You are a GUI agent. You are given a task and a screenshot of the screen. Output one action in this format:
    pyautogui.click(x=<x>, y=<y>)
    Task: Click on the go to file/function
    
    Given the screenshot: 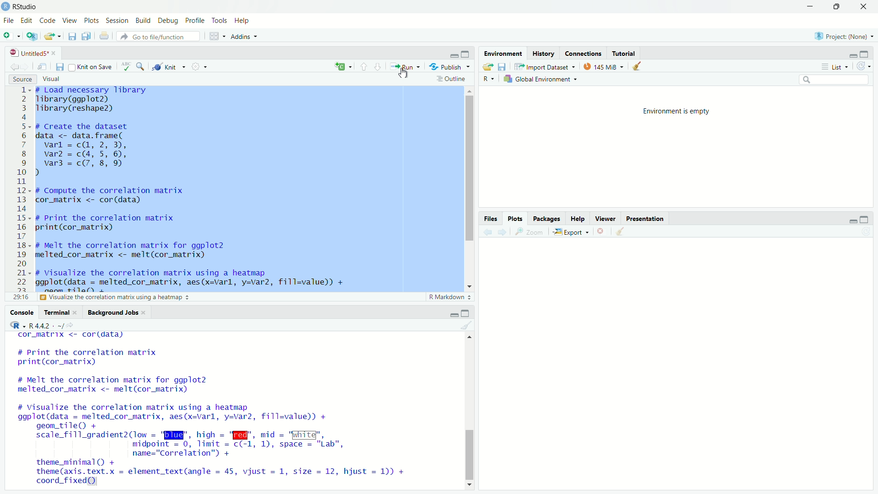 What is the action you would take?
    pyautogui.click(x=159, y=36)
    